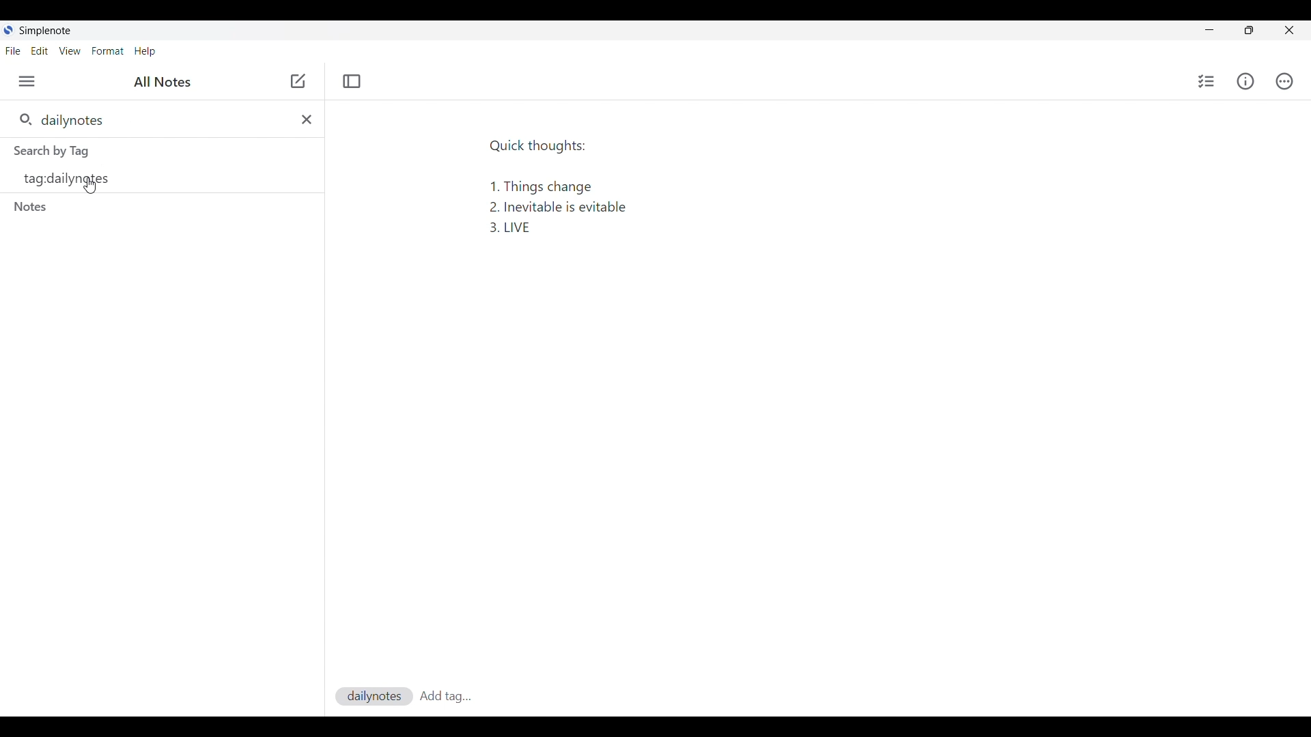  Describe the element at coordinates (52, 151) in the screenshot. I see `Search by tags section` at that location.